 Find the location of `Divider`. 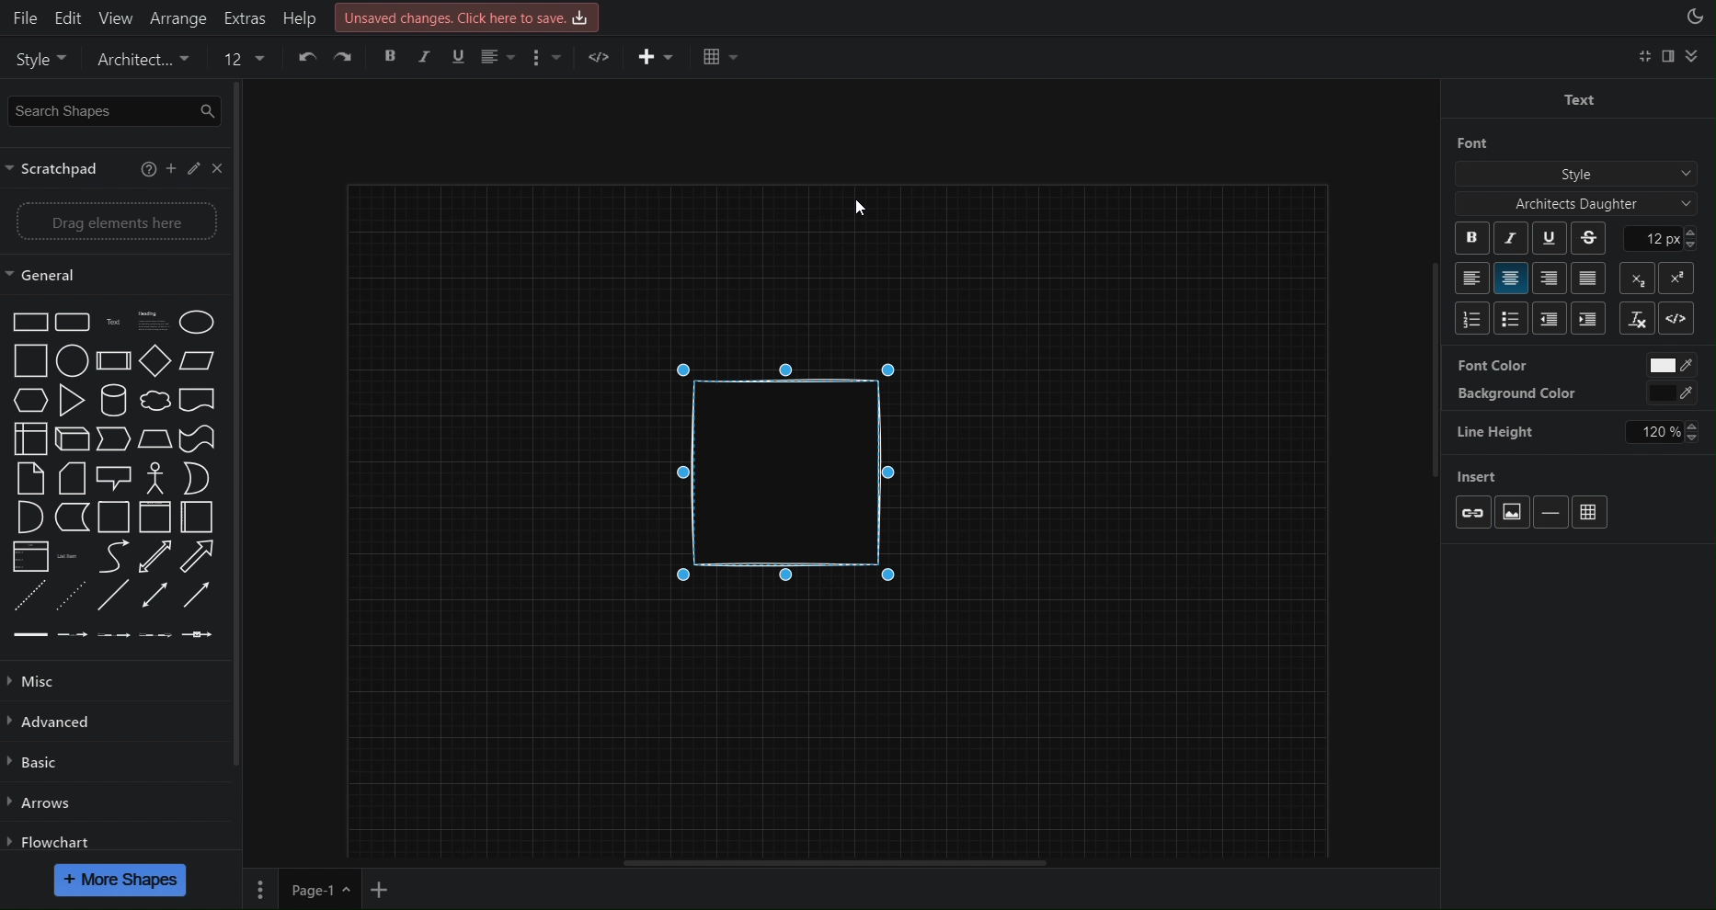

Divider is located at coordinates (1677, 320).